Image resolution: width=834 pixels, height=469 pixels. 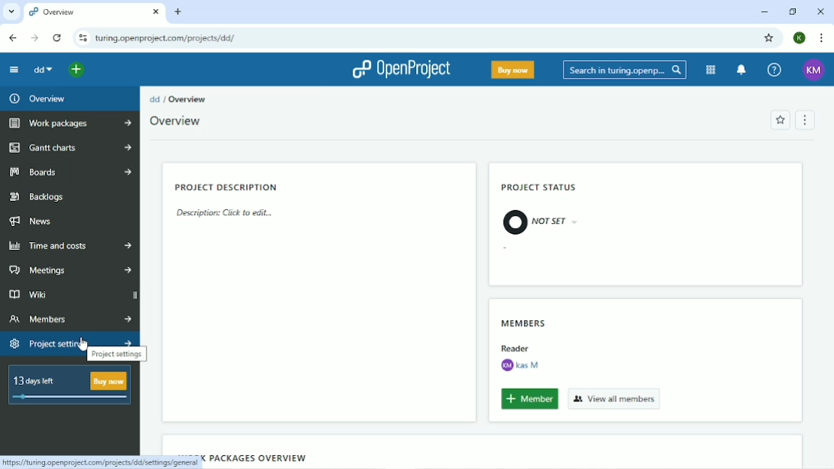 What do you see at coordinates (402, 69) in the screenshot?
I see `OpenProject` at bounding box center [402, 69].